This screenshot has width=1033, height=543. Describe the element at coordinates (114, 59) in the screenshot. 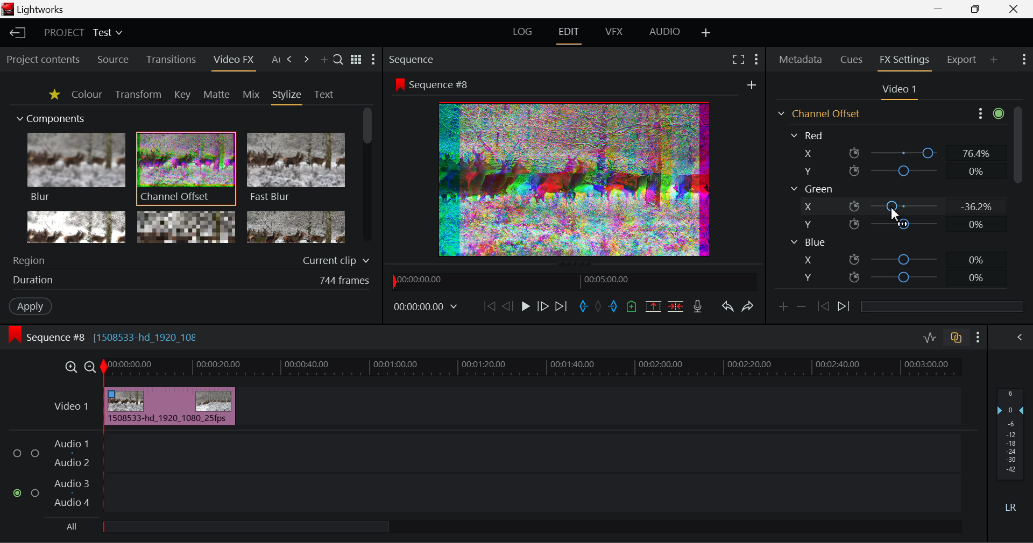

I see `Source` at that location.